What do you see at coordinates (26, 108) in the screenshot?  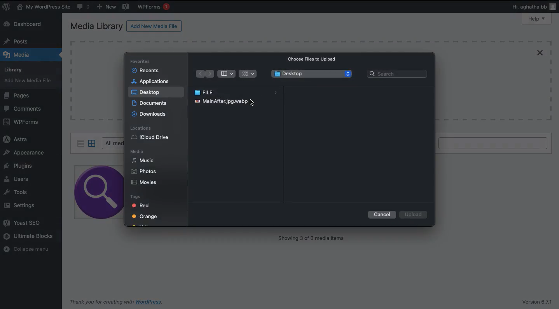 I see `Comments` at bounding box center [26, 108].